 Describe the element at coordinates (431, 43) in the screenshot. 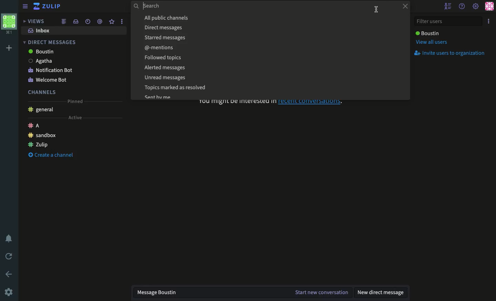

I see `View all users` at that location.